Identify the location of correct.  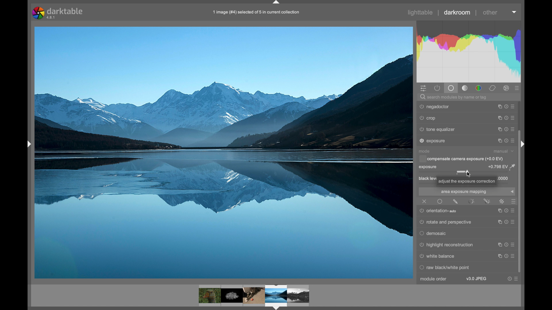
(492, 88).